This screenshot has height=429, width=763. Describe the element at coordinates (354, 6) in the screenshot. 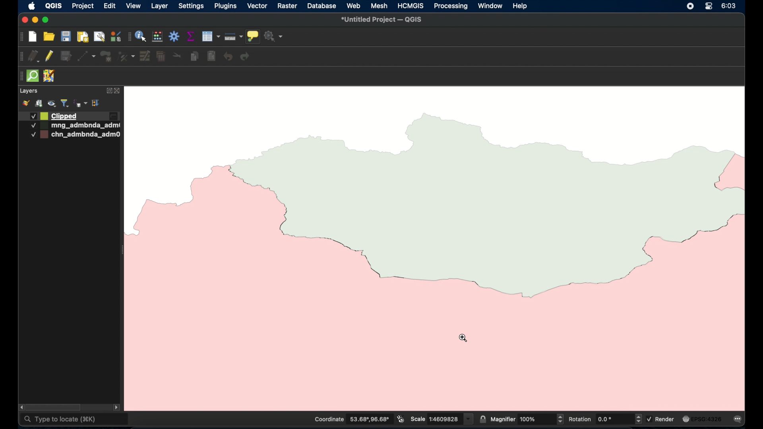

I see `web` at that location.